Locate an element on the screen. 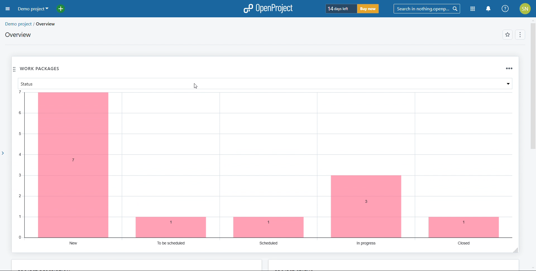 The height and width of the screenshot is (271, 536). add project is located at coordinates (64, 9).